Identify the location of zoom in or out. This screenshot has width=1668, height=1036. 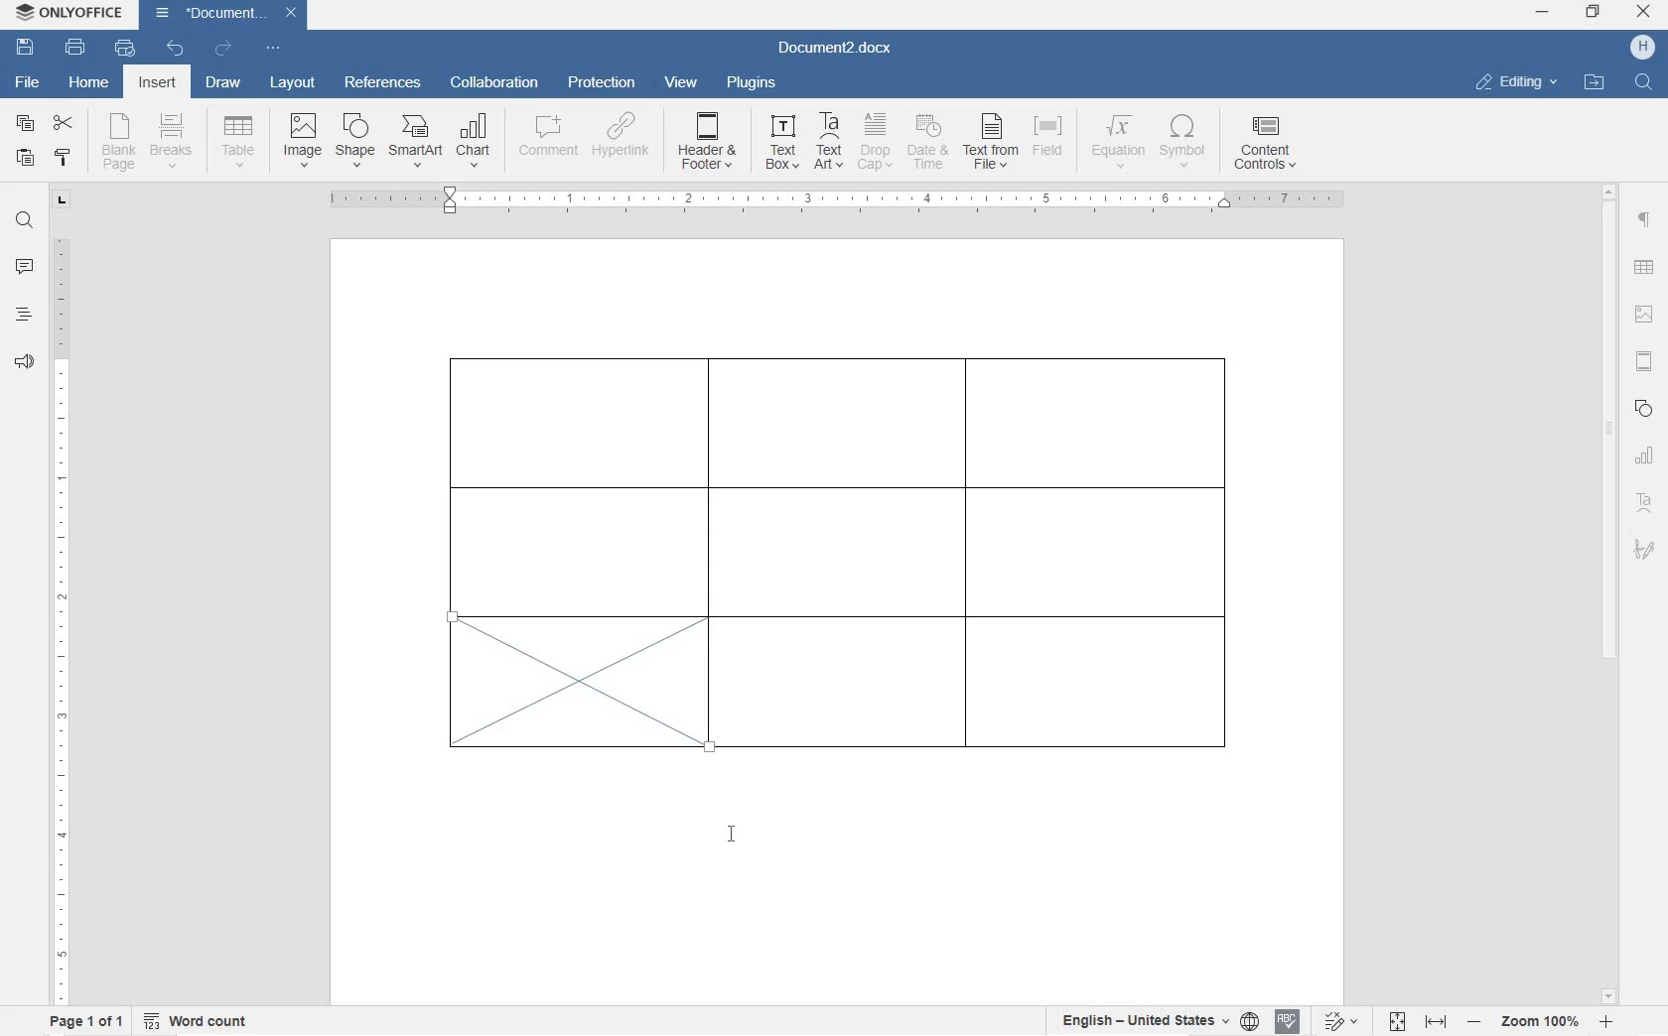
(1542, 1021).